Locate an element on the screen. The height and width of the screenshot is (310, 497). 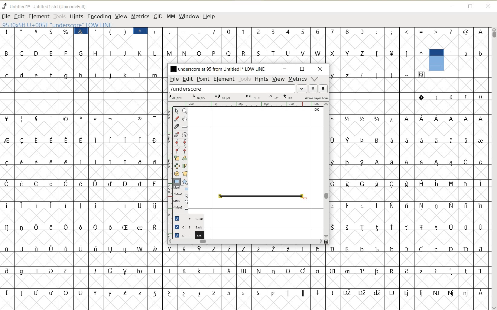
EDIT is located at coordinates (19, 17).